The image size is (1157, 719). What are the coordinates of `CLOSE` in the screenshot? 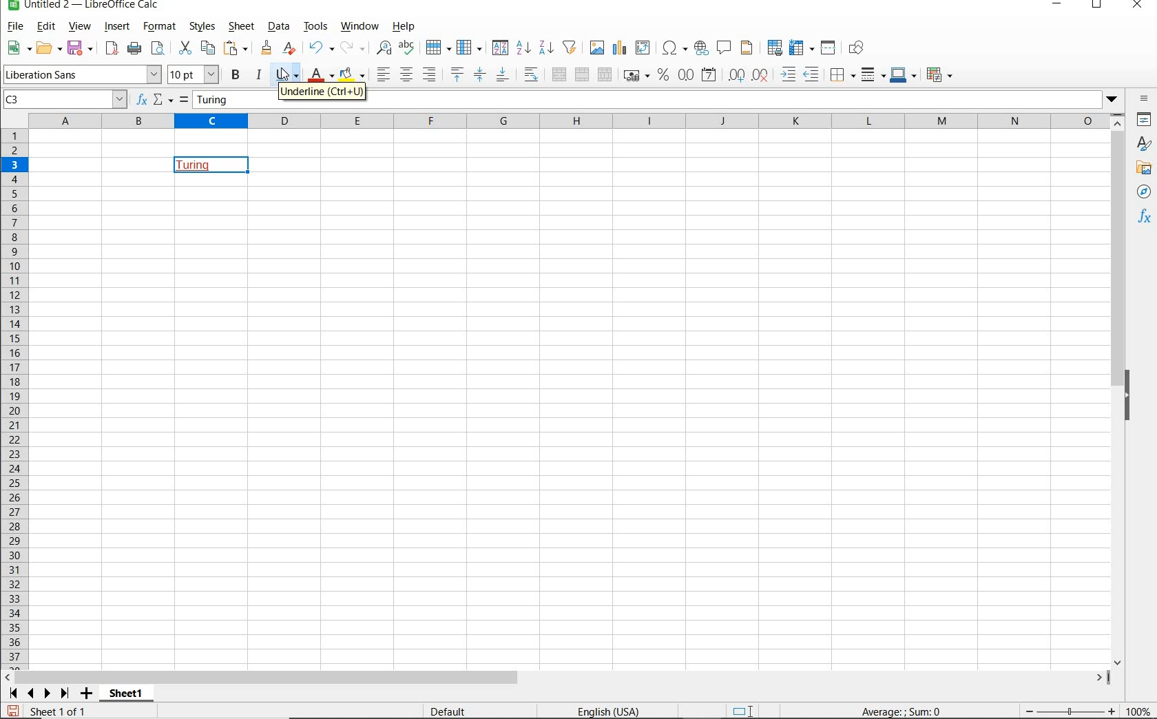 It's located at (1140, 6).